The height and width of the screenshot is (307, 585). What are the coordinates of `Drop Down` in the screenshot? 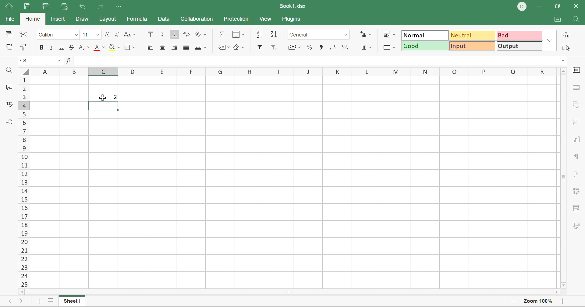 It's located at (347, 35).